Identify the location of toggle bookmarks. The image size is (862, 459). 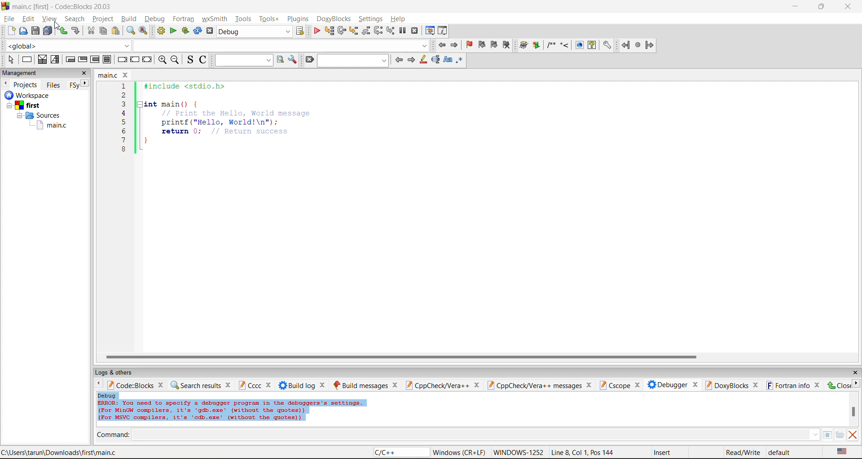
(469, 47).